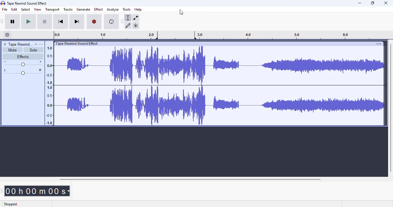  Describe the element at coordinates (5, 44) in the screenshot. I see `delete track` at that location.